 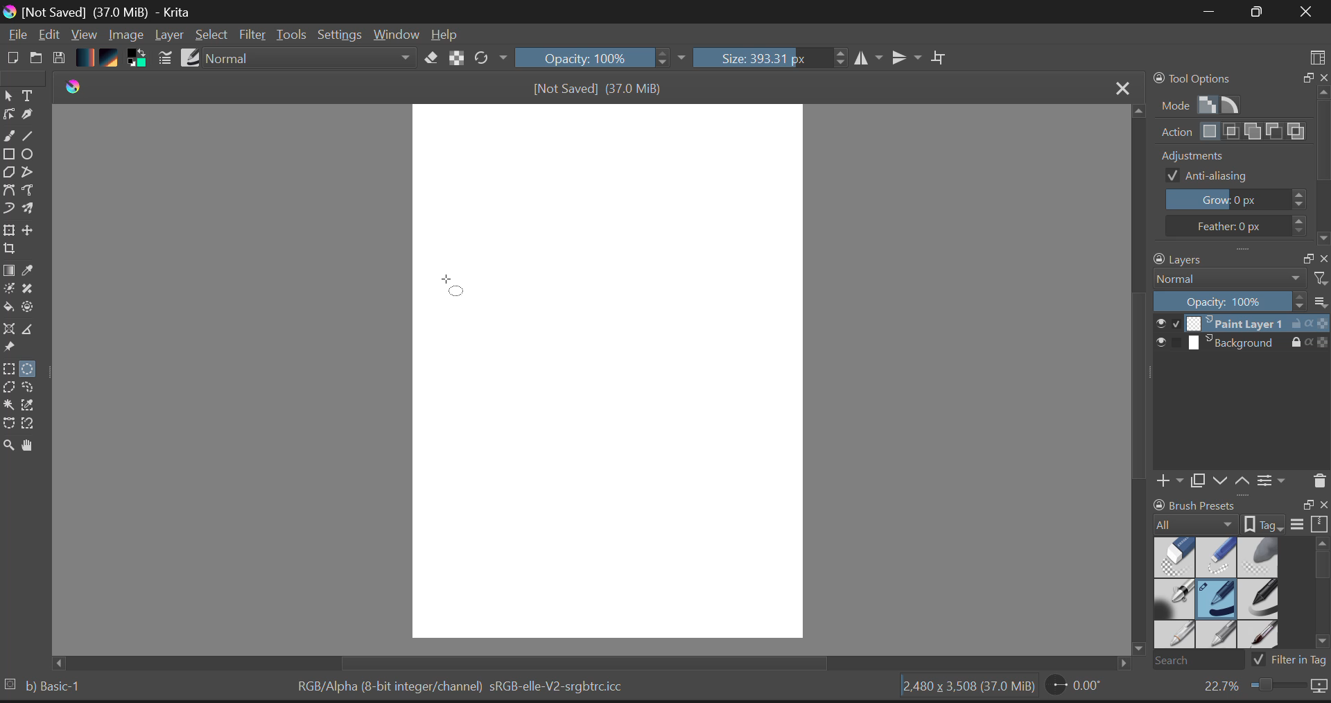 What do you see at coordinates (33, 425) in the screenshot?
I see `Magnetic Selection` at bounding box center [33, 425].